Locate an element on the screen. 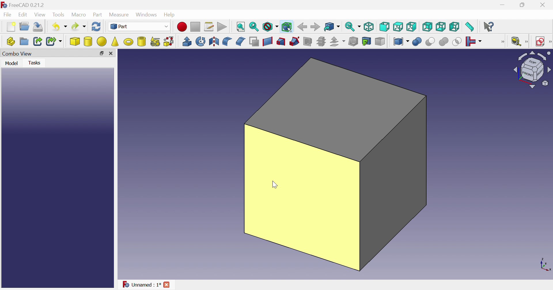 The width and height of the screenshot is (553, 290). Restore down is located at coordinates (525, 5).